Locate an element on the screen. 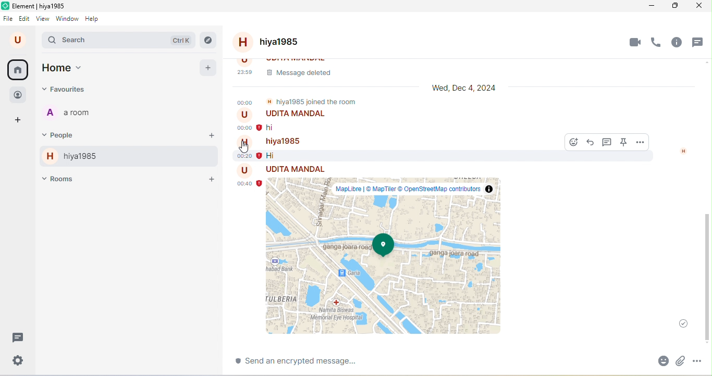  start chat is located at coordinates (212, 135).